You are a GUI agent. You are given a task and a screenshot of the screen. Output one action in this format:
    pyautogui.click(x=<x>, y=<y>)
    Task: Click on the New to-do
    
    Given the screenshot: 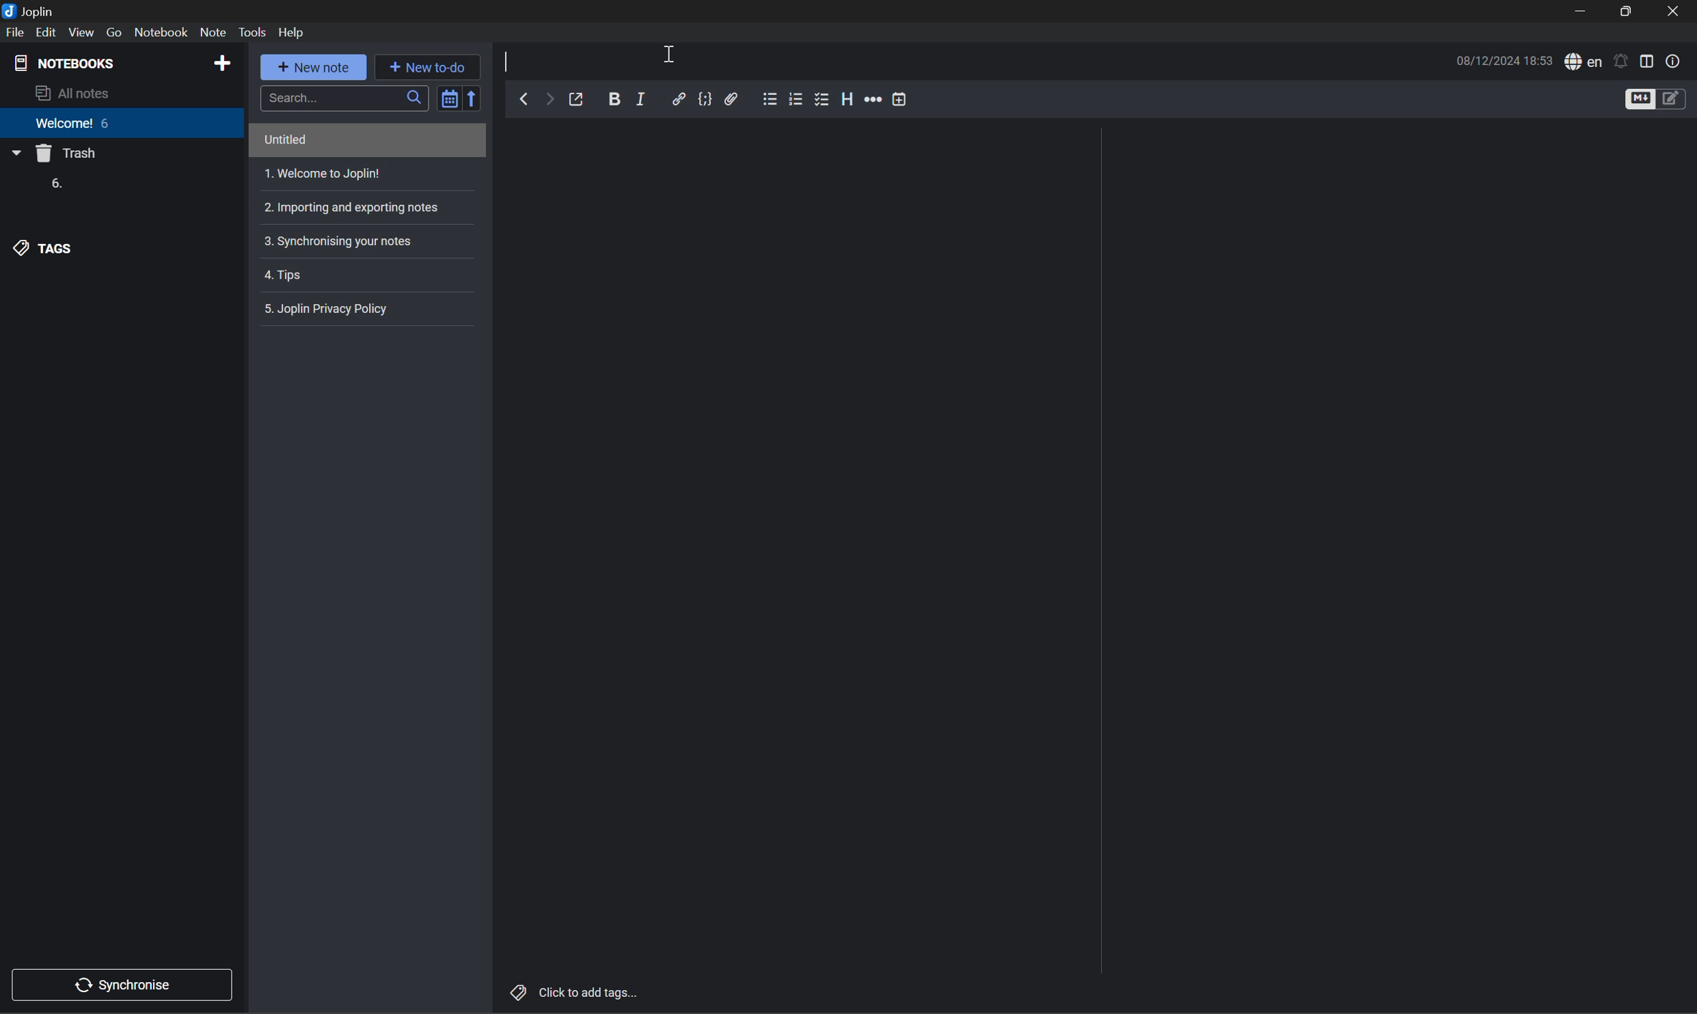 What is the action you would take?
    pyautogui.click(x=434, y=67)
    